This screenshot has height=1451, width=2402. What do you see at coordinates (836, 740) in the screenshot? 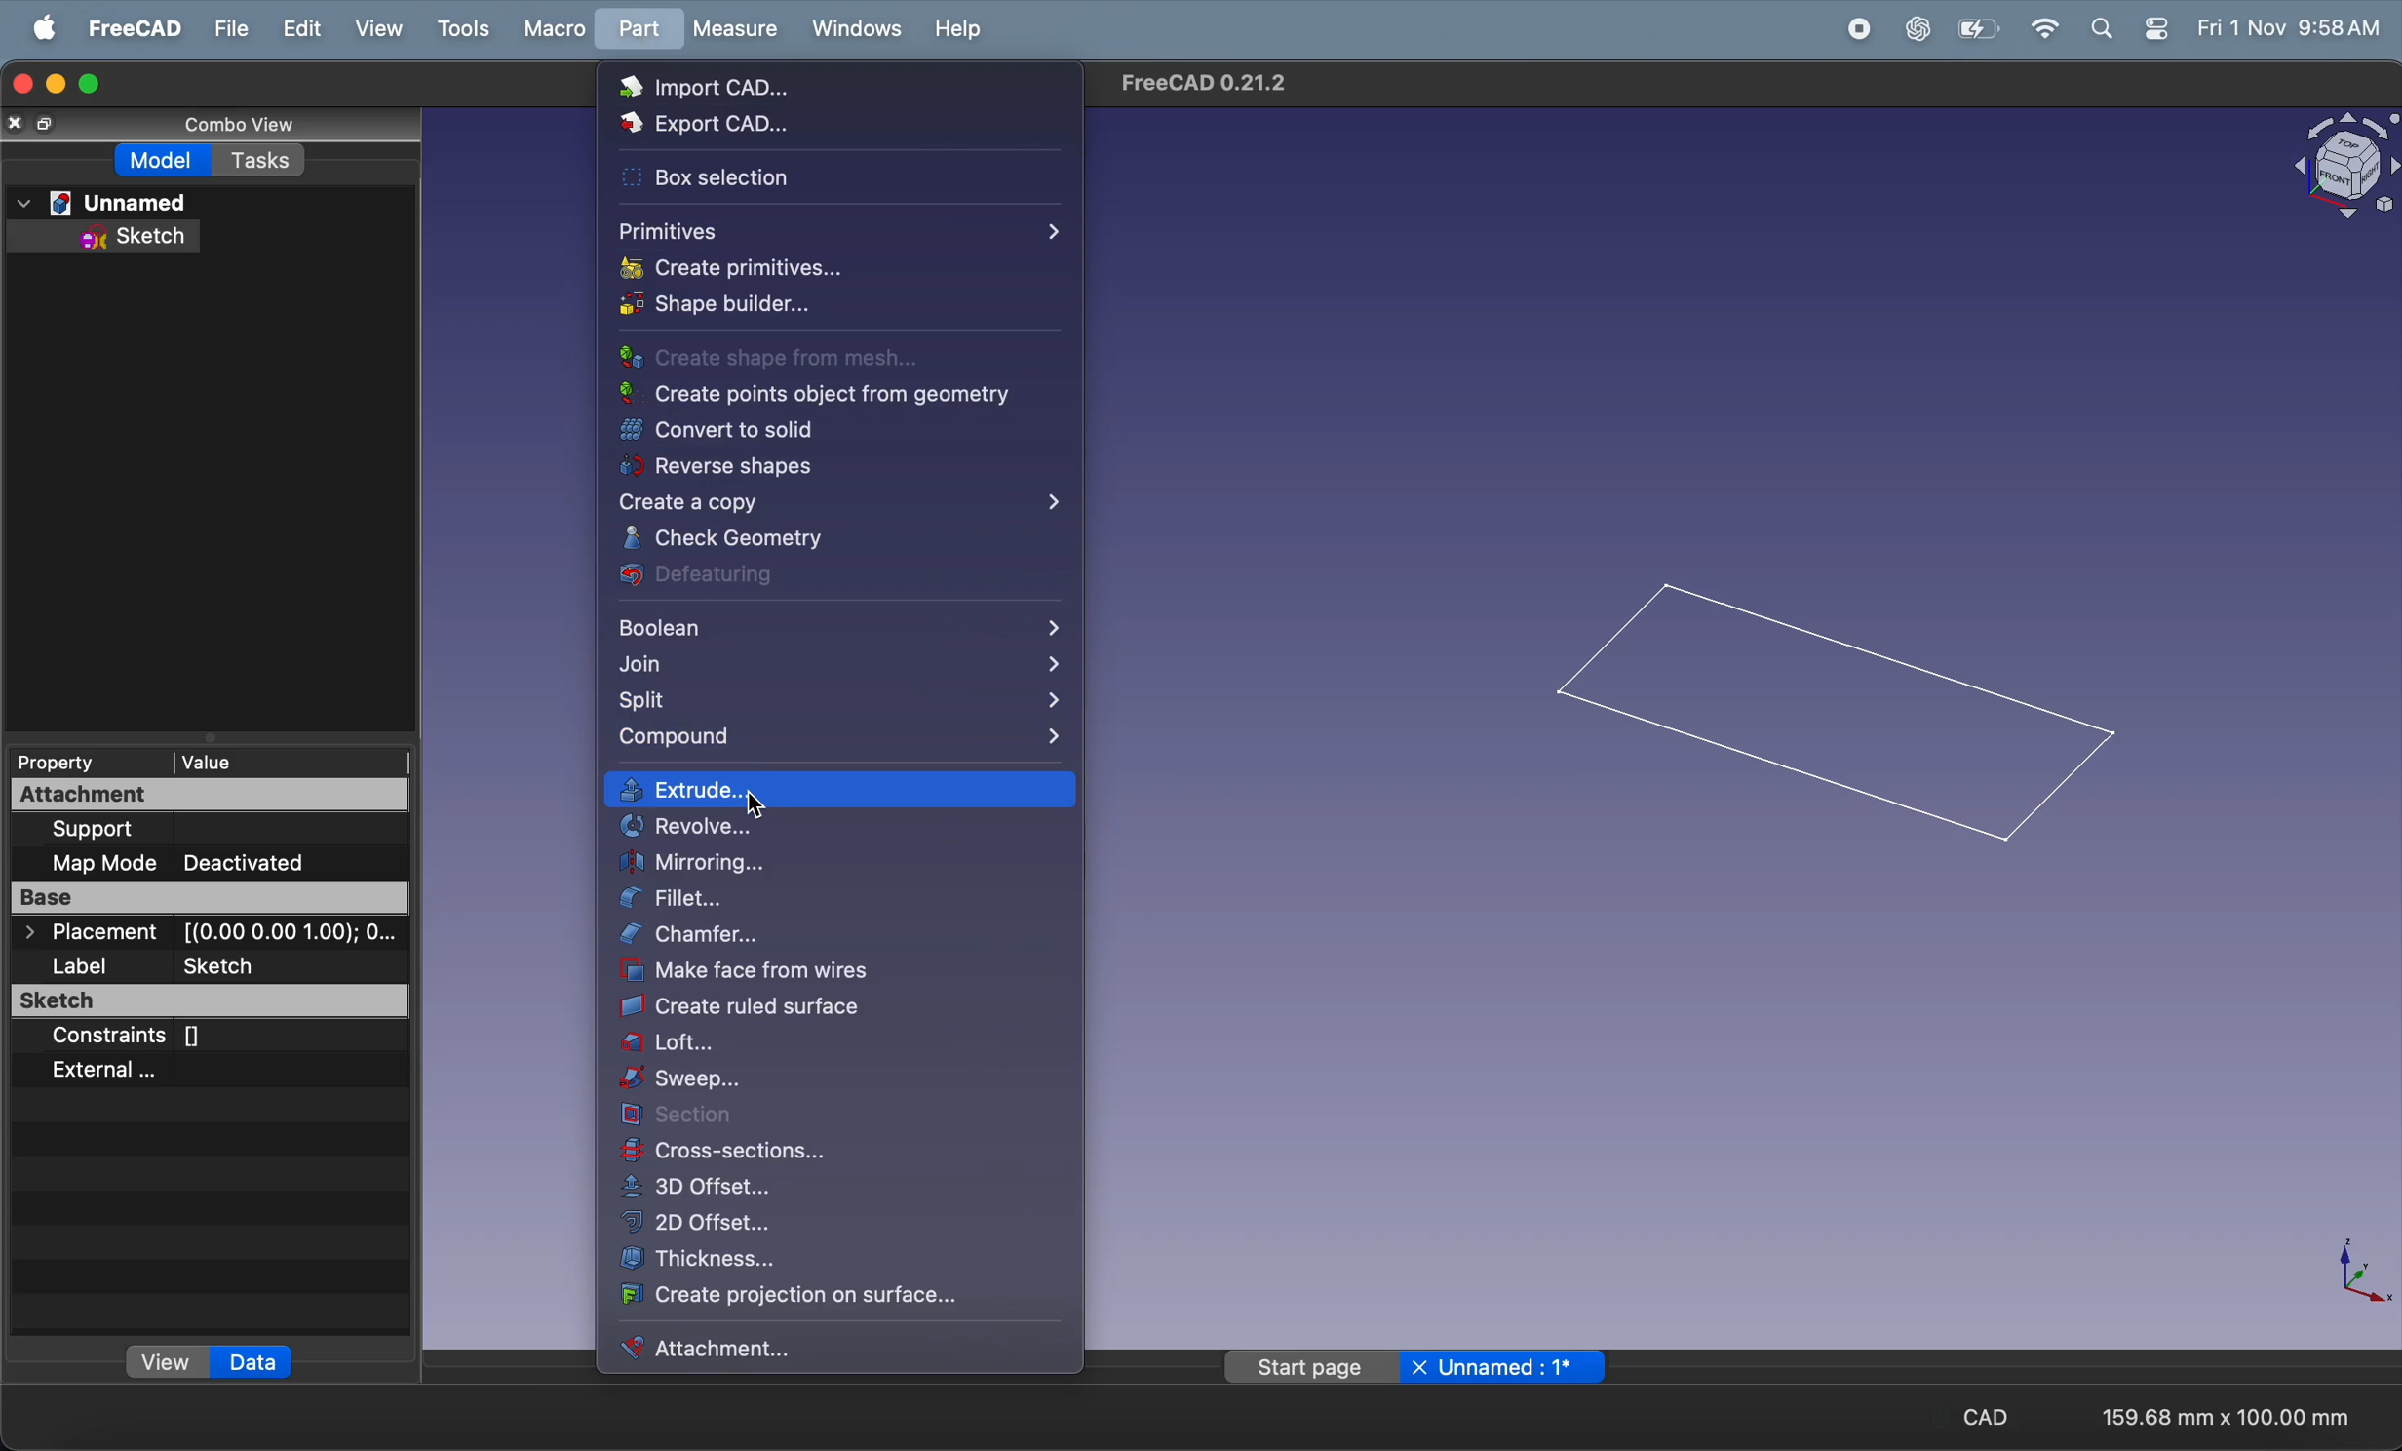
I see `compound` at bounding box center [836, 740].